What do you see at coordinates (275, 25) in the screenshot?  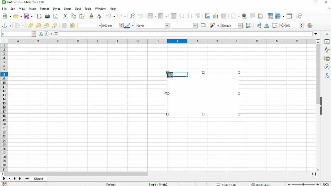 I see `Rotate` at bounding box center [275, 25].